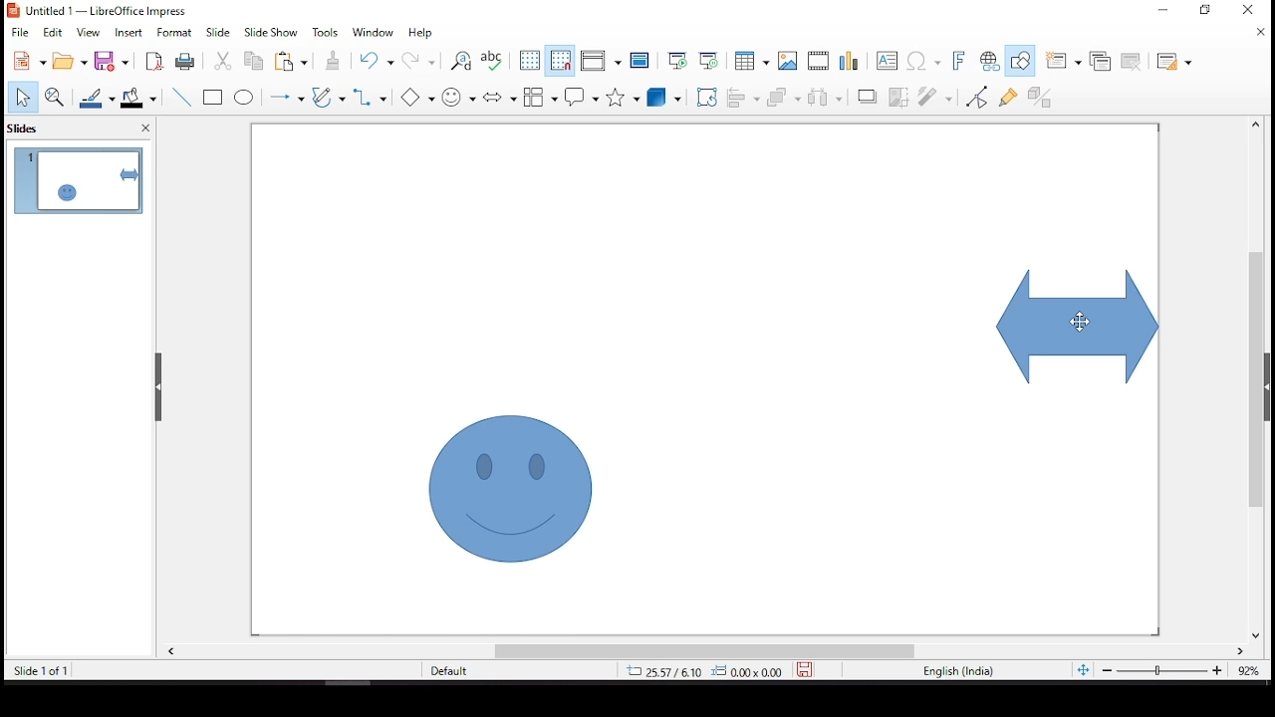  What do you see at coordinates (377, 33) in the screenshot?
I see `window` at bounding box center [377, 33].